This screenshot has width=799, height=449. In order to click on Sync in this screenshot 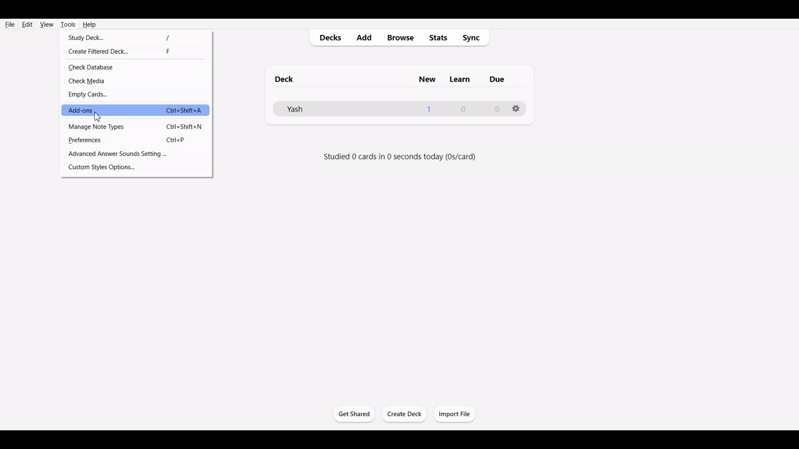, I will do `click(475, 37)`.